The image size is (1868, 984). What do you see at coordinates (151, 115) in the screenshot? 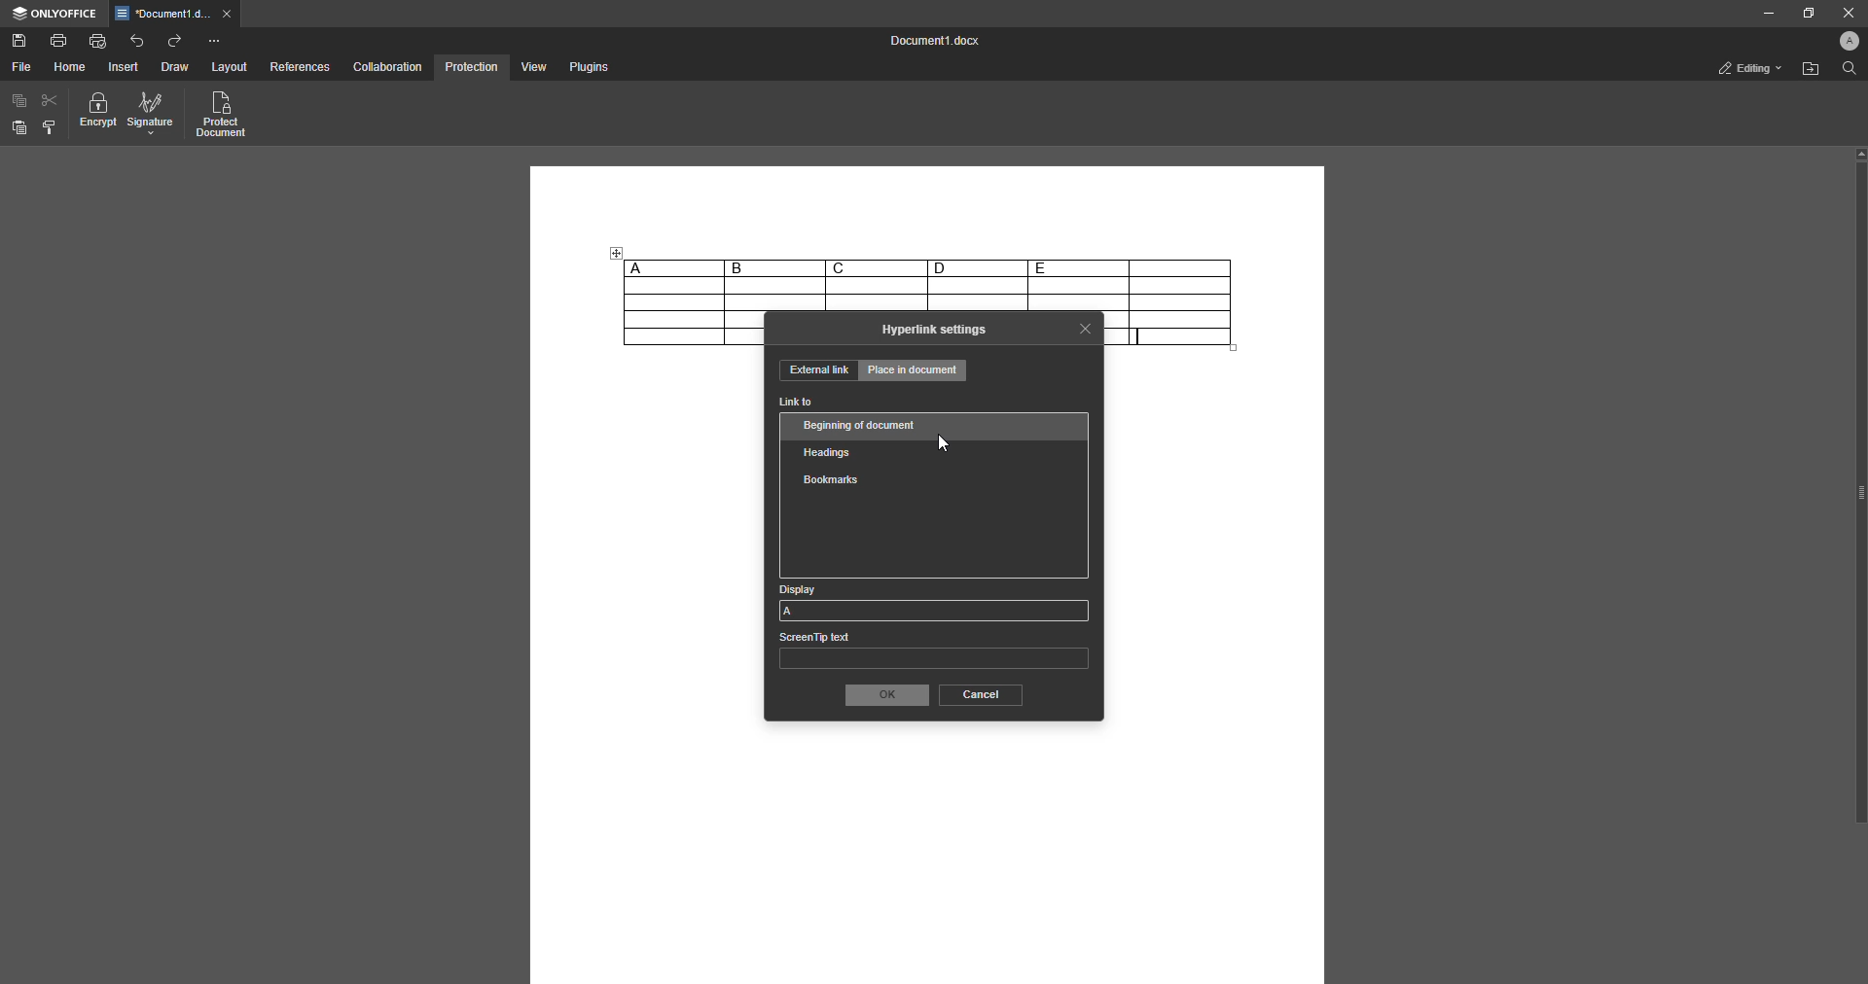
I see `Signature` at bounding box center [151, 115].